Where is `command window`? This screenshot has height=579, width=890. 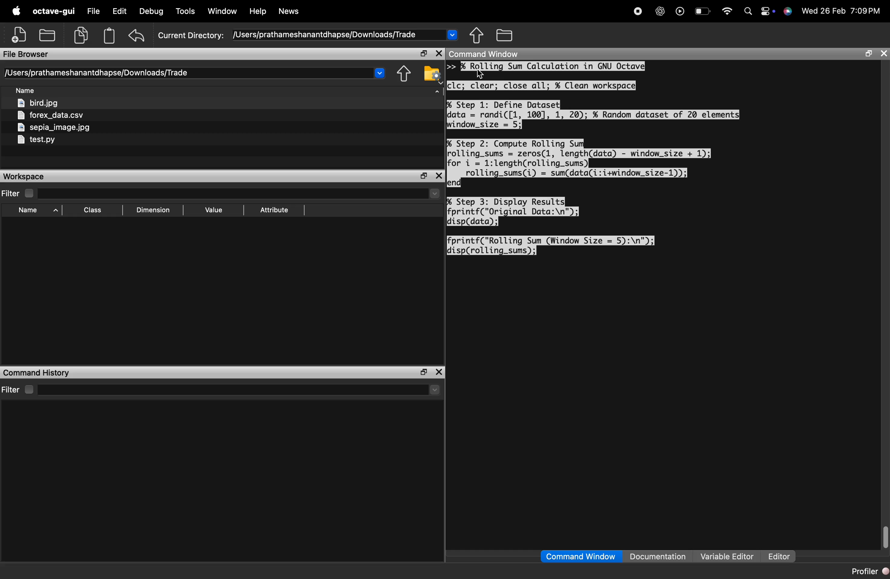
command window is located at coordinates (494, 54).